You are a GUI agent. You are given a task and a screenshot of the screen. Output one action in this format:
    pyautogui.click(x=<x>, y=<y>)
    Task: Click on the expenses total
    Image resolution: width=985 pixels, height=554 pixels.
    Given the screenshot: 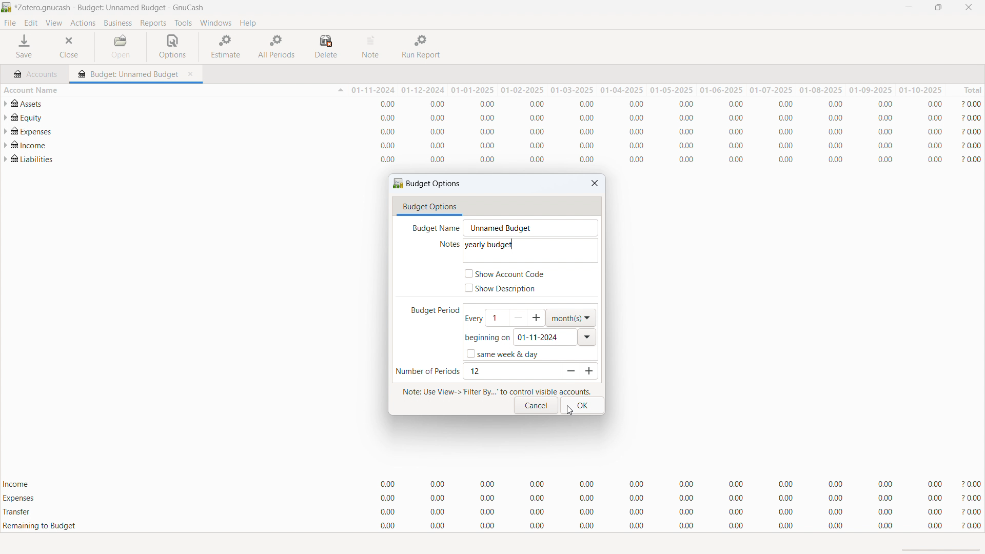 What is the action you would take?
    pyautogui.click(x=493, y=498)
    